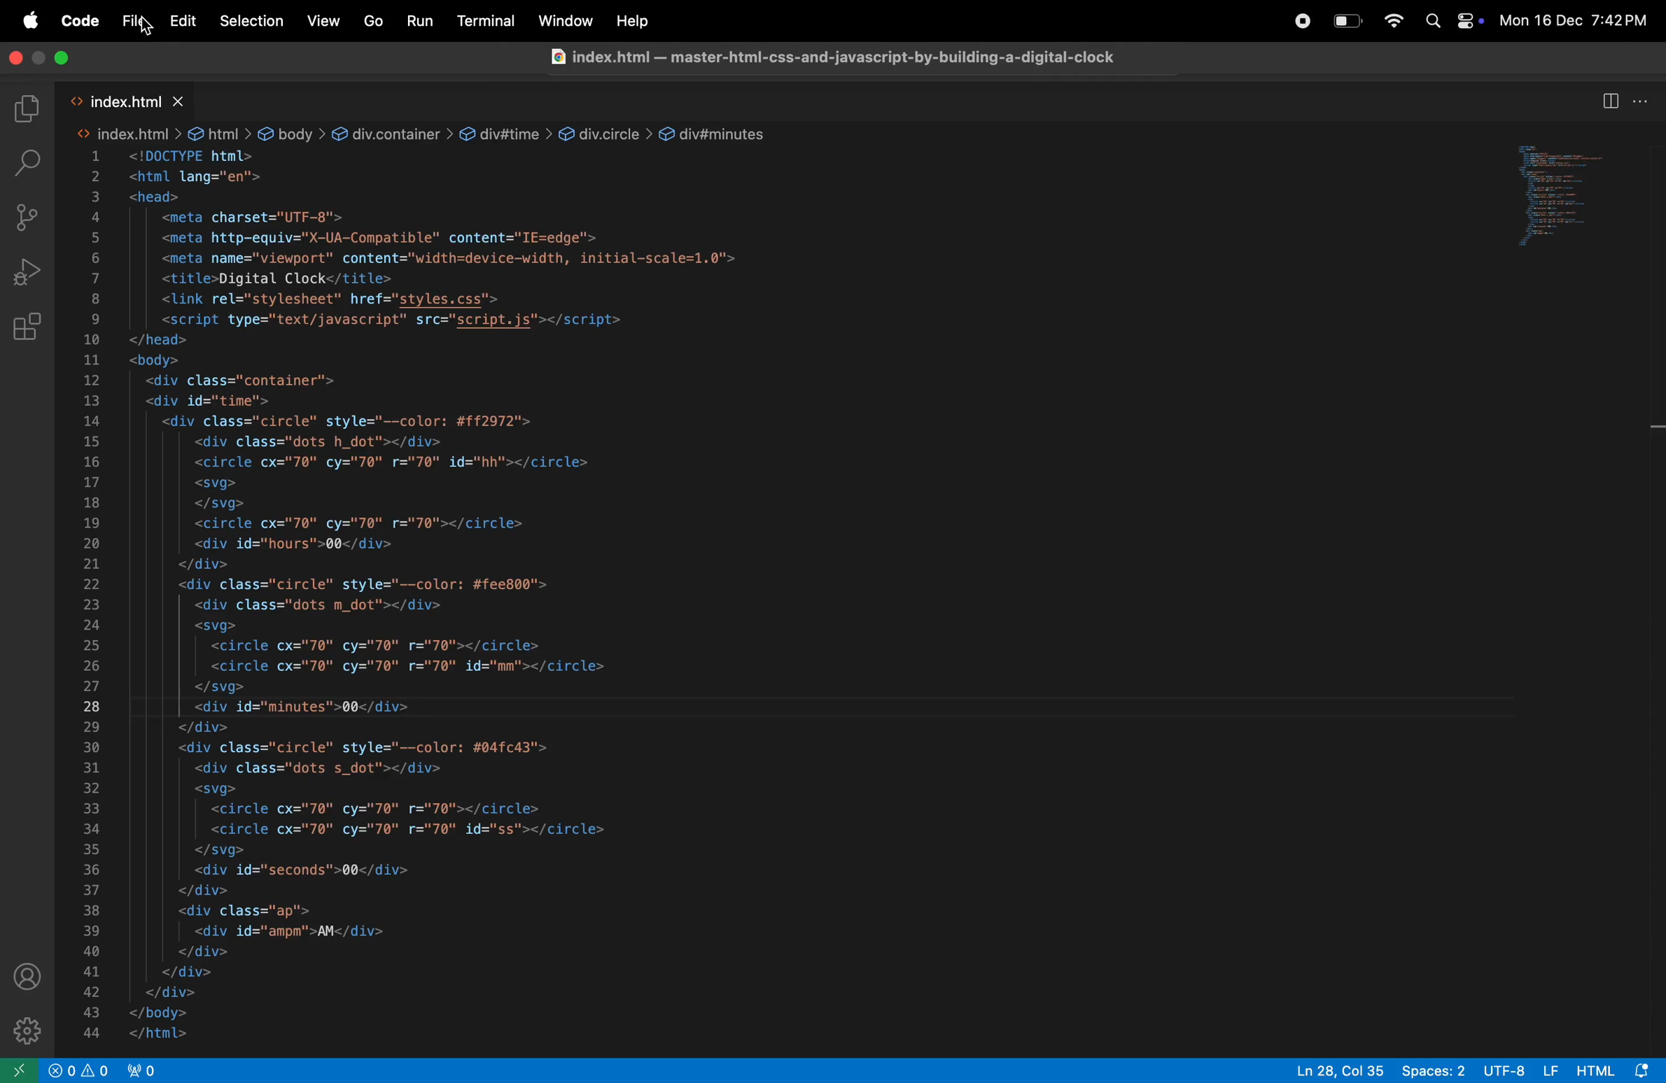 Image resolution: width=1666 pixels, height=1083 pixels. I want to click on Mon 16 Dec 7:42 PM, so click(1575, 20).